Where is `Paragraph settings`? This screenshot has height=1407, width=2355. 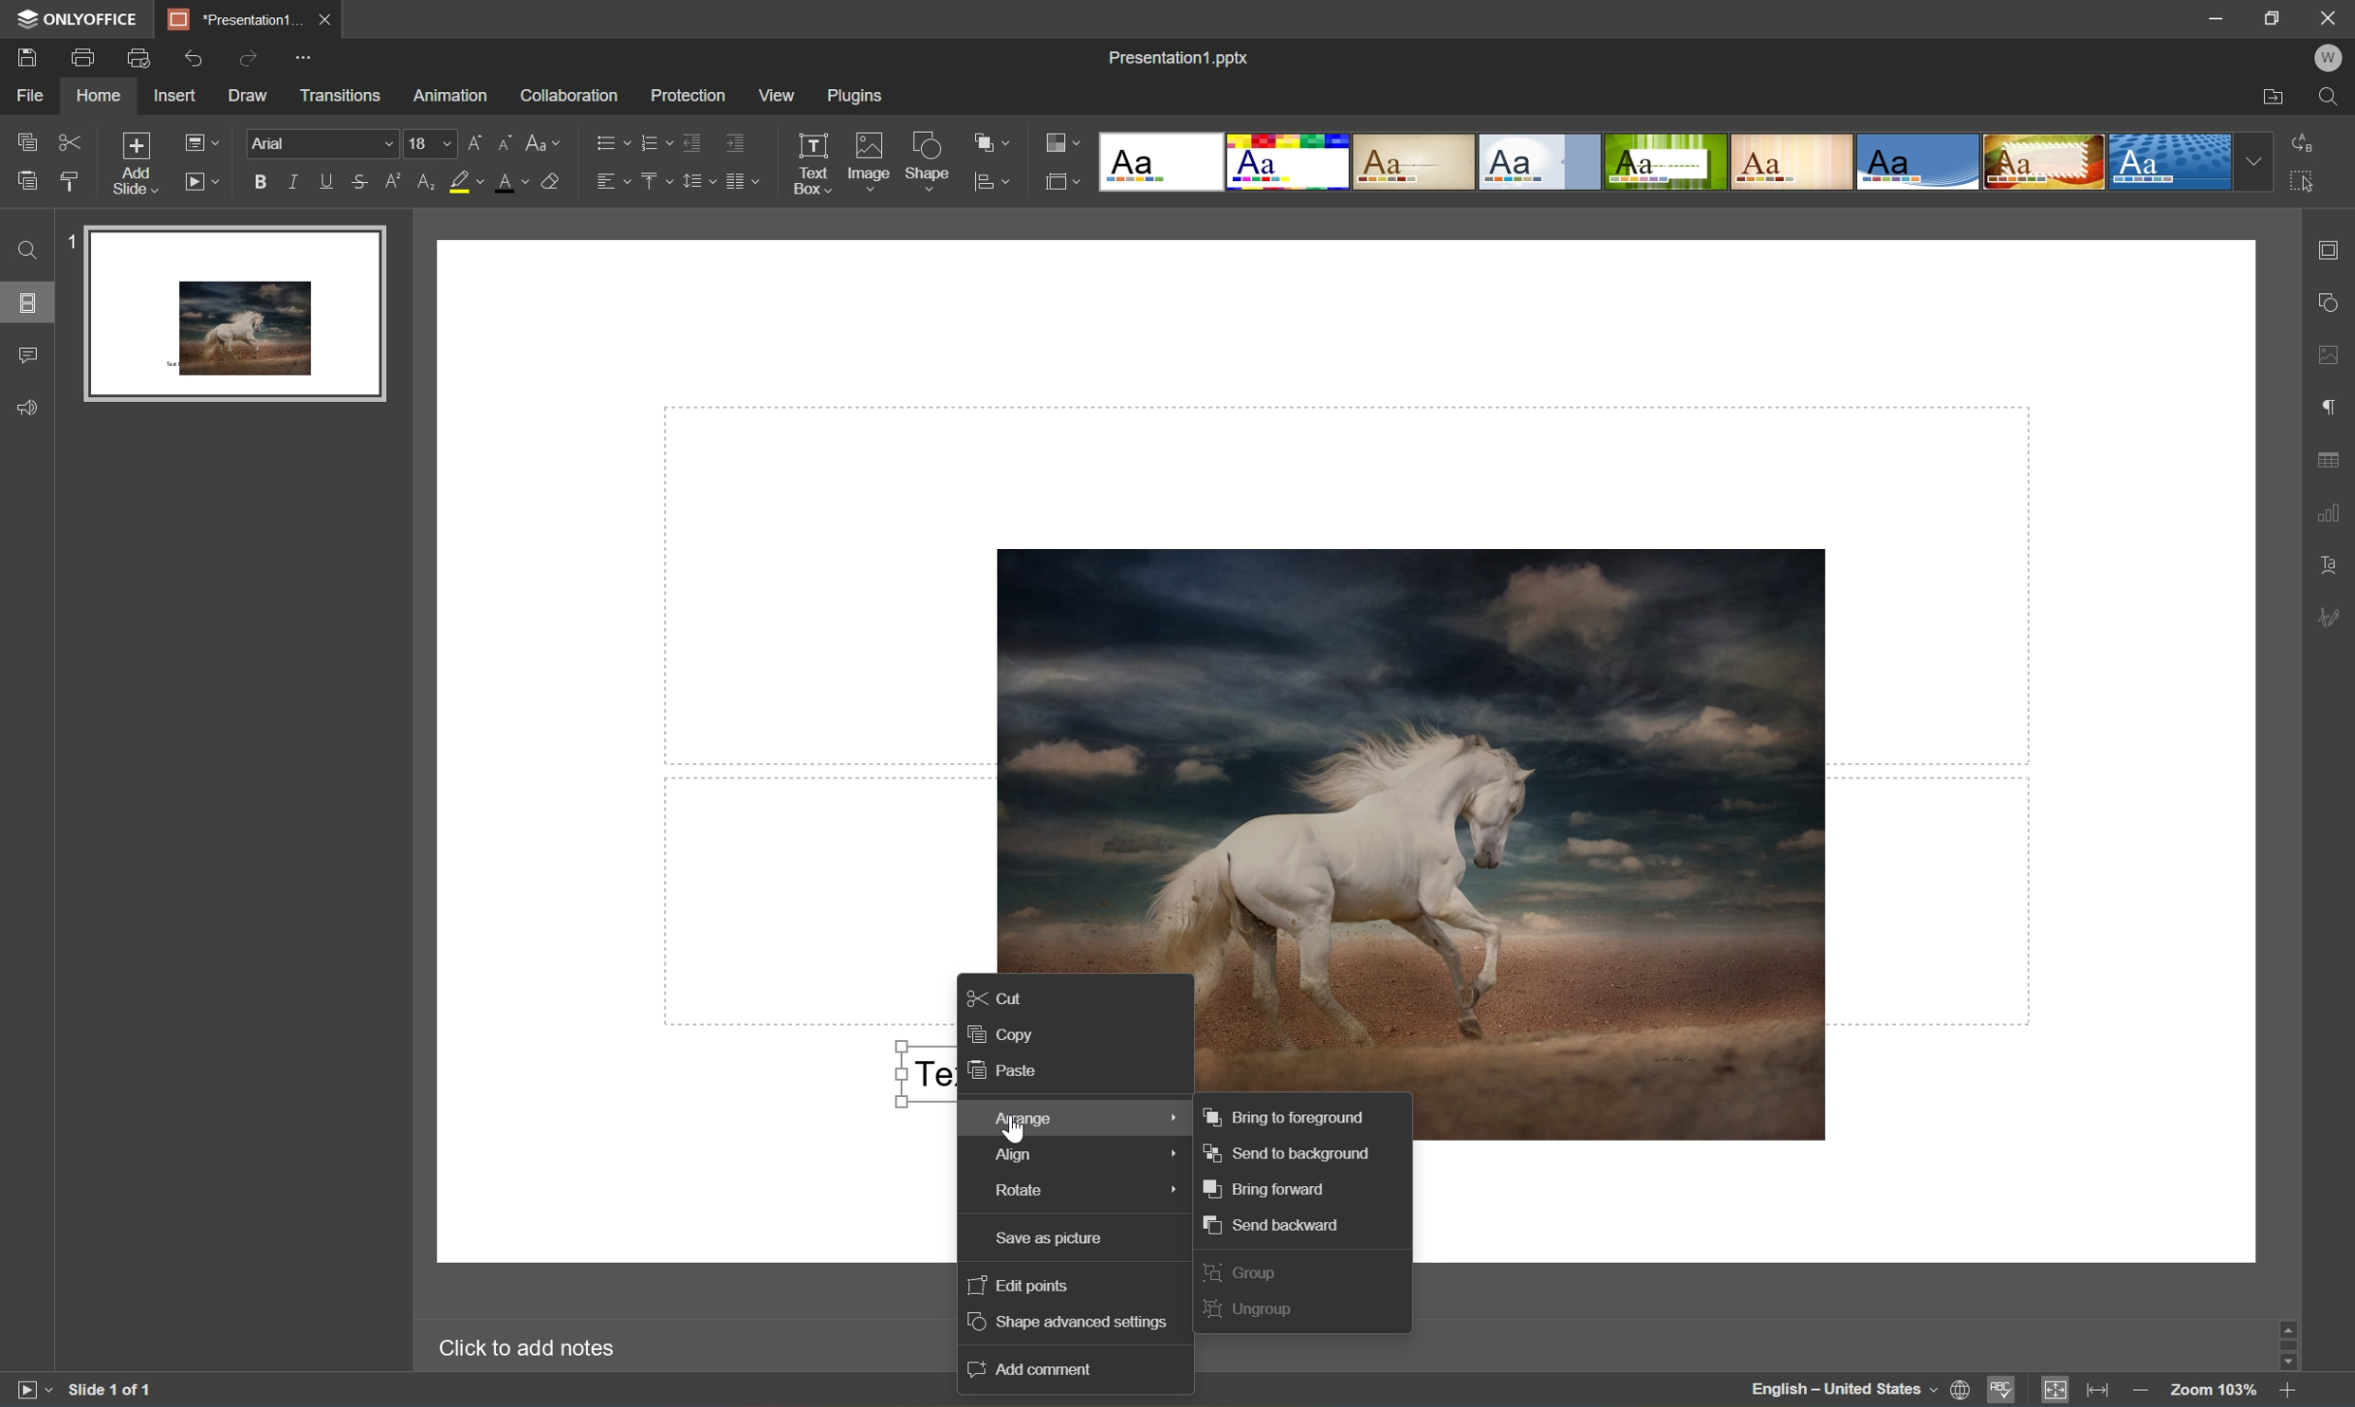 Paragraph settings is located at coordinates (2334, 405).